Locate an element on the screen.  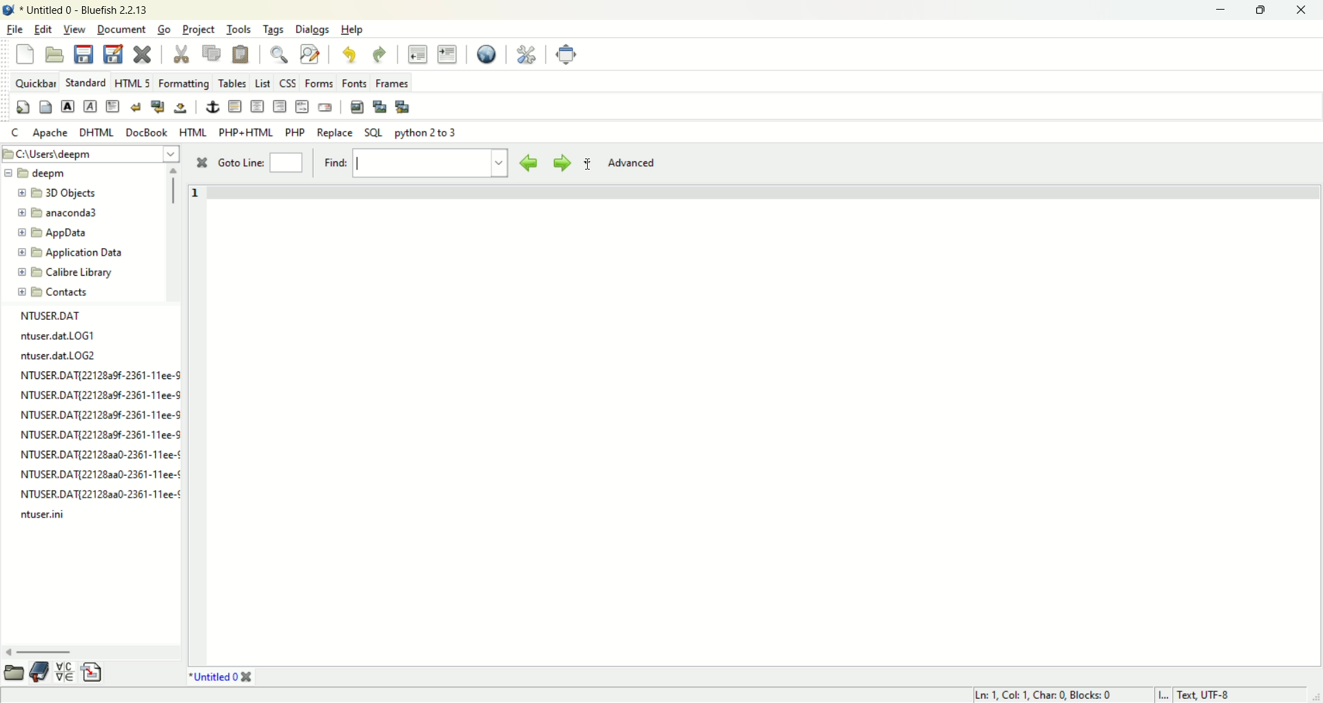
close is located at coordinates (1300, 11).